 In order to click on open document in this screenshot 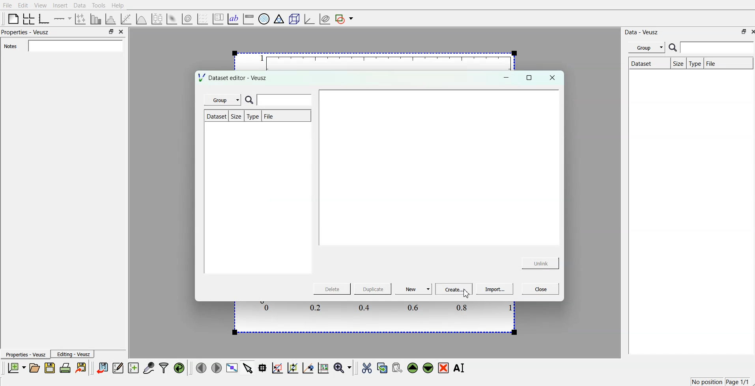, I will do `click(36, 368)`.